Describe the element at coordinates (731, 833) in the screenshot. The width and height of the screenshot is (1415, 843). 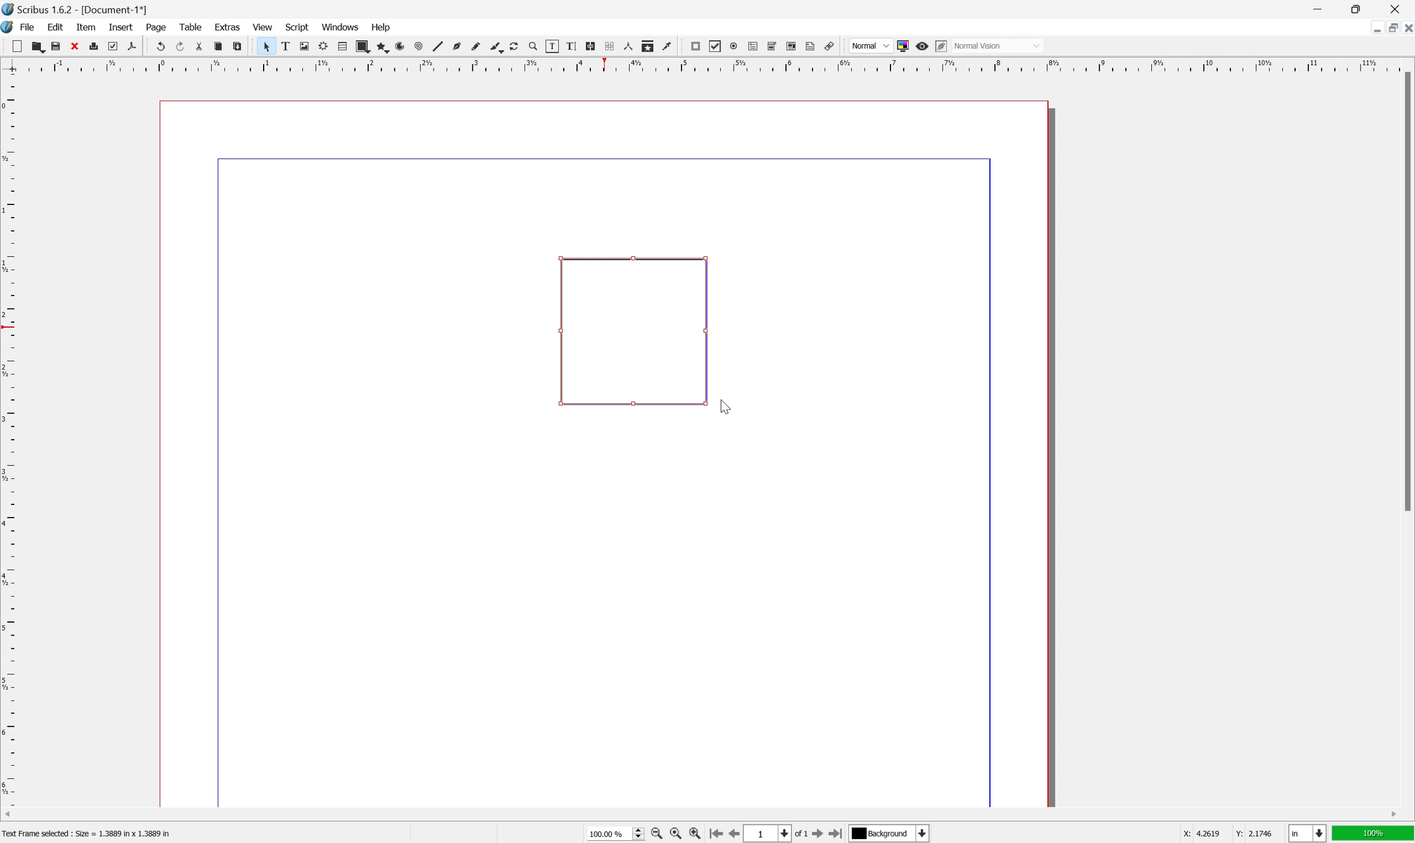
I see `go to previous page` at that location.